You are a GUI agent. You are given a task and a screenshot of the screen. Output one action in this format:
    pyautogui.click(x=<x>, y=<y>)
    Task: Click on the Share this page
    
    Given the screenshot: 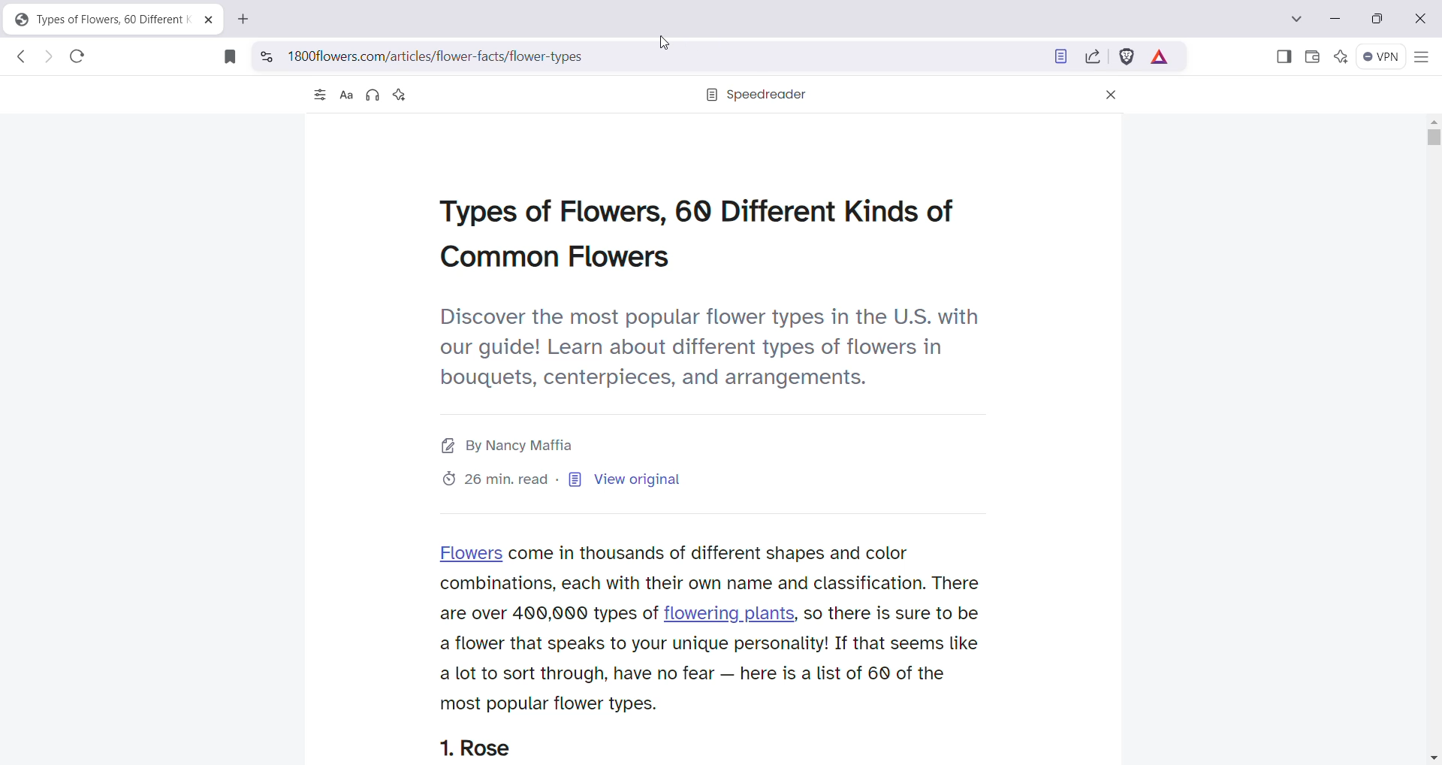 What is the action you would take?
    pyautogui.click(x=1091, y=57)
    